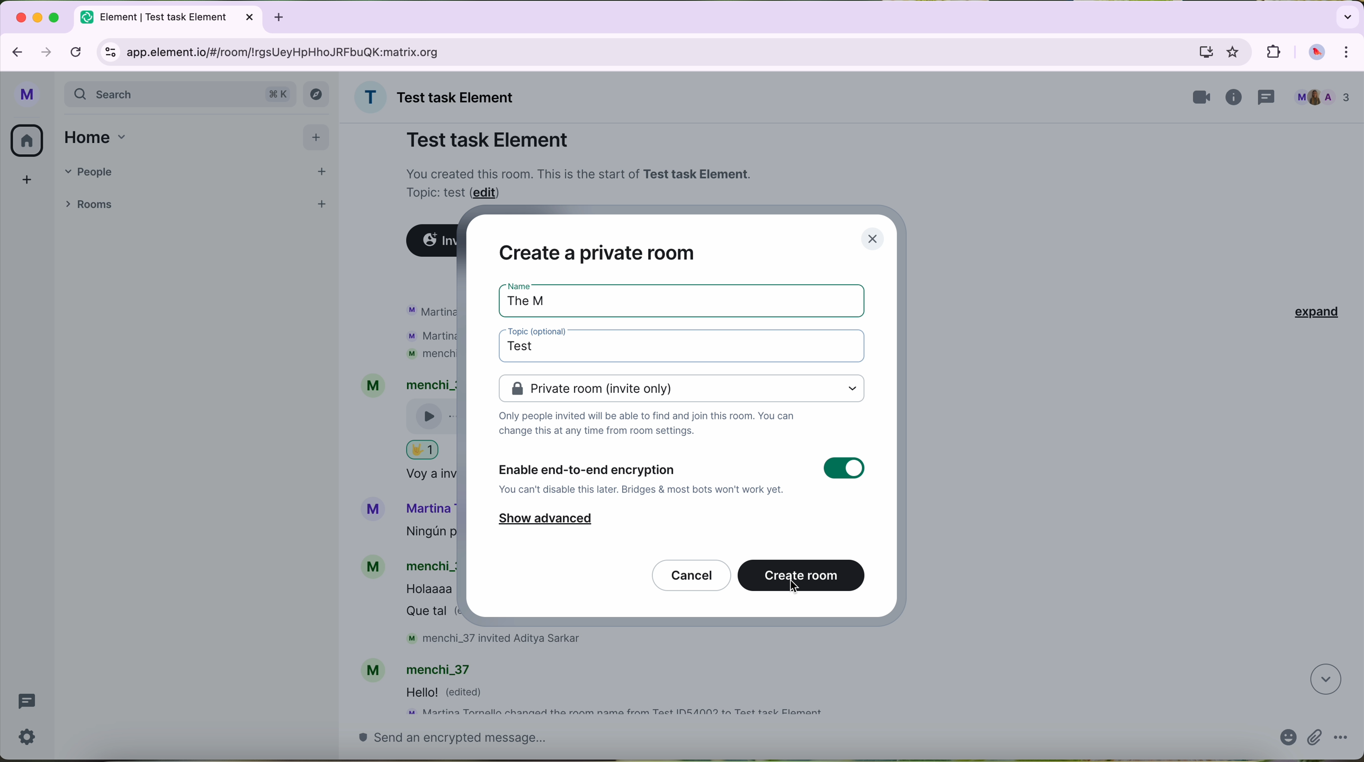  Describe the element at coordinates (692, 575) in the screenshot. I see `cancel button` at that location.